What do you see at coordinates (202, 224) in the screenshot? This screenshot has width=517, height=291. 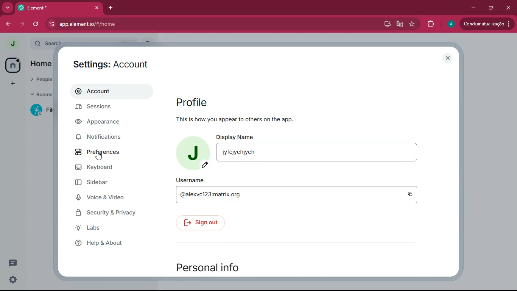 I see `sign out` at bounding box center [202, 224].